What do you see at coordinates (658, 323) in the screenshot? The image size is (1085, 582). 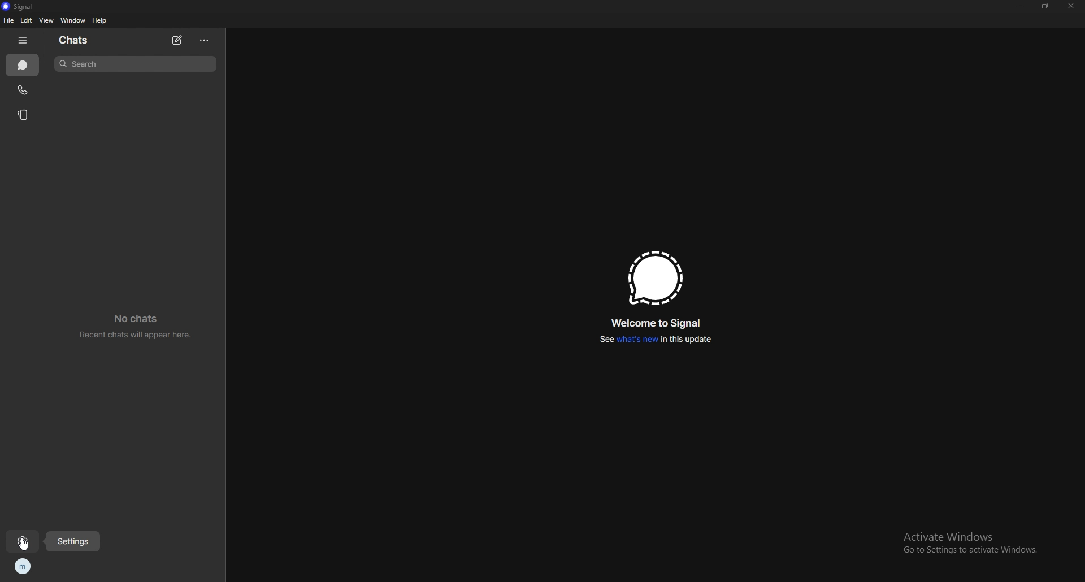 I see `welcome to signal` at bounding box center [658, 323].